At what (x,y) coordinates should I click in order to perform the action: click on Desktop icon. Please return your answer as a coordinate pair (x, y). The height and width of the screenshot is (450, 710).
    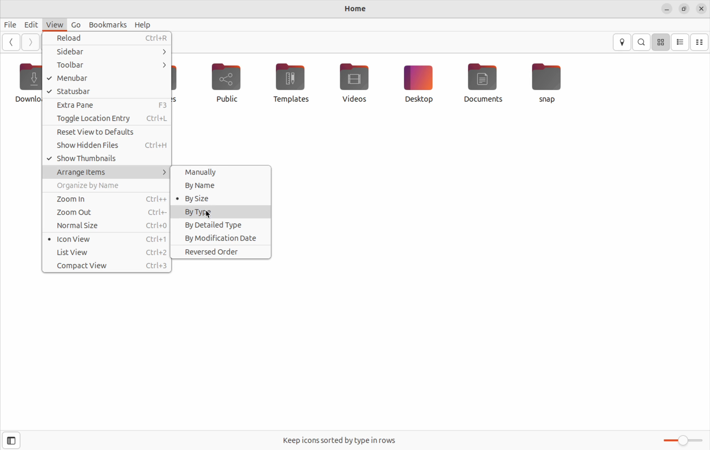
    Looking at the image, I should click on (417, 83).